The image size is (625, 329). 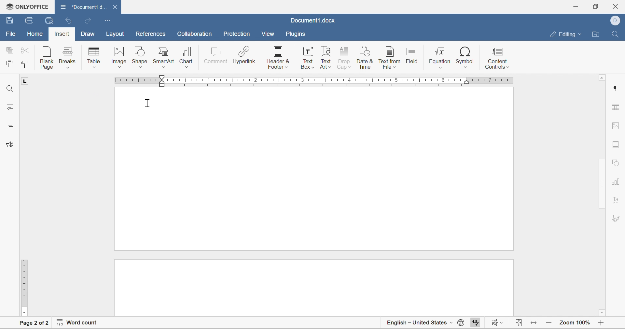 What do you see at coordinates (519, 323) in the screenshot?
I see `Track changes` at bounding box center [519, 323].